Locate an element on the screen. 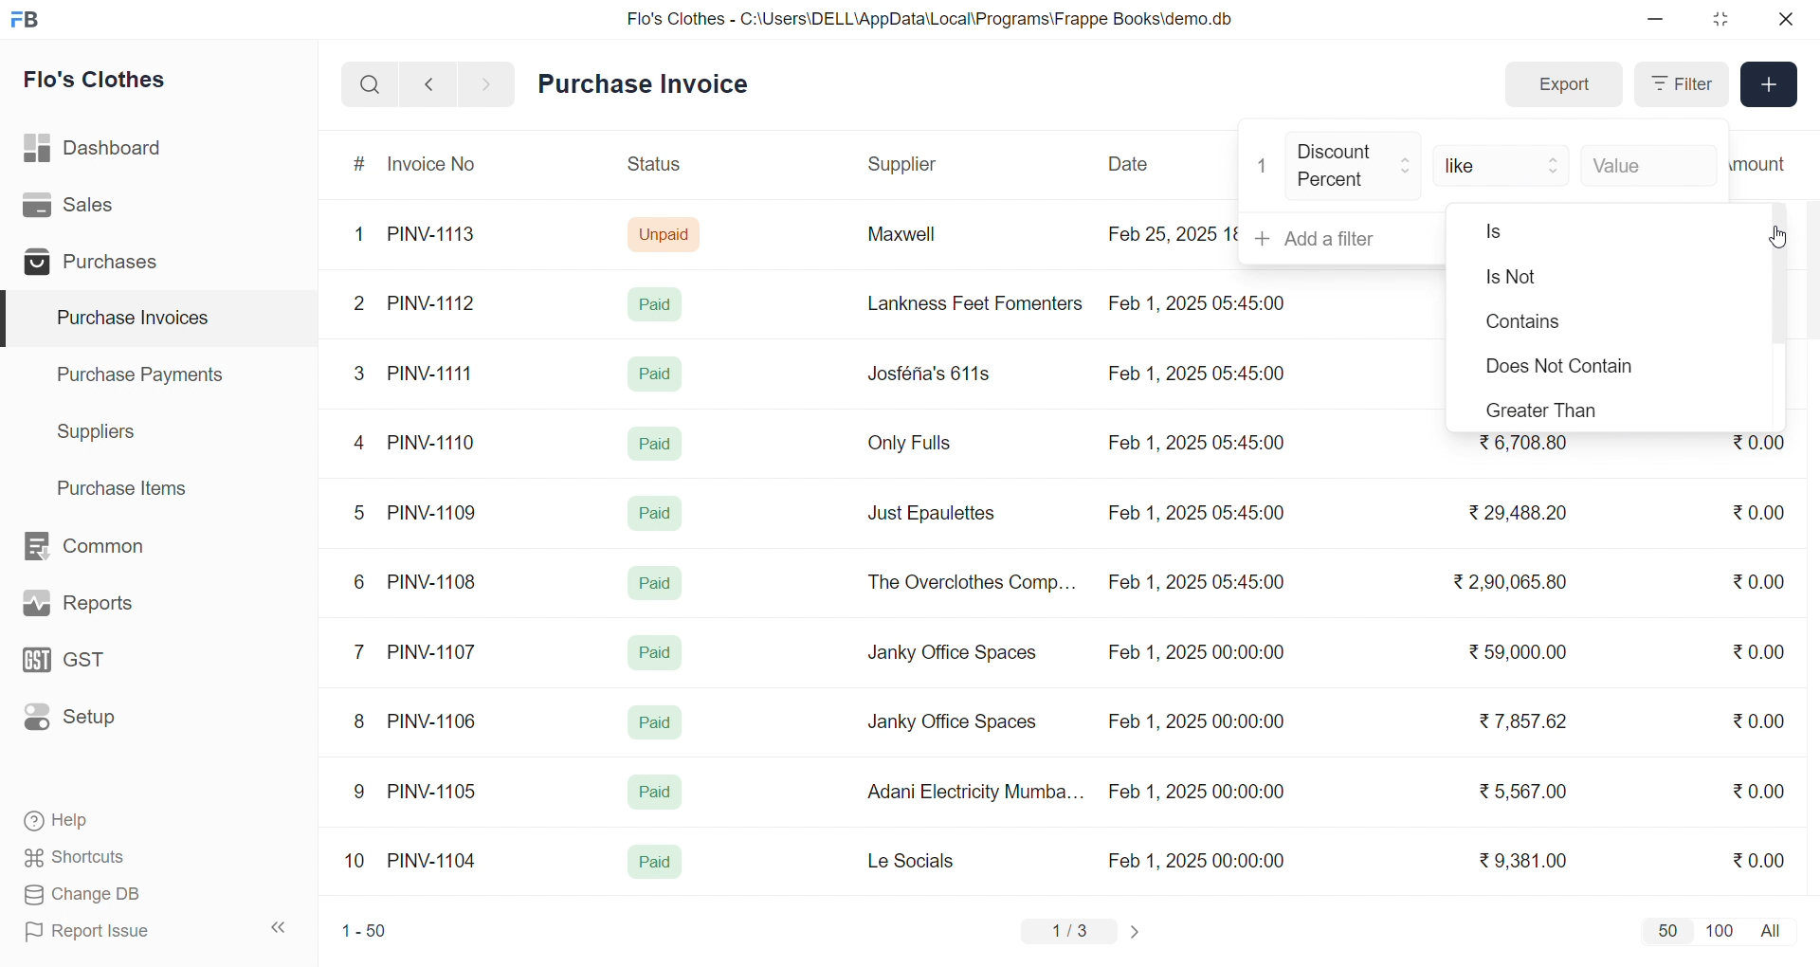  1 is located at coordinates (1264, 166).